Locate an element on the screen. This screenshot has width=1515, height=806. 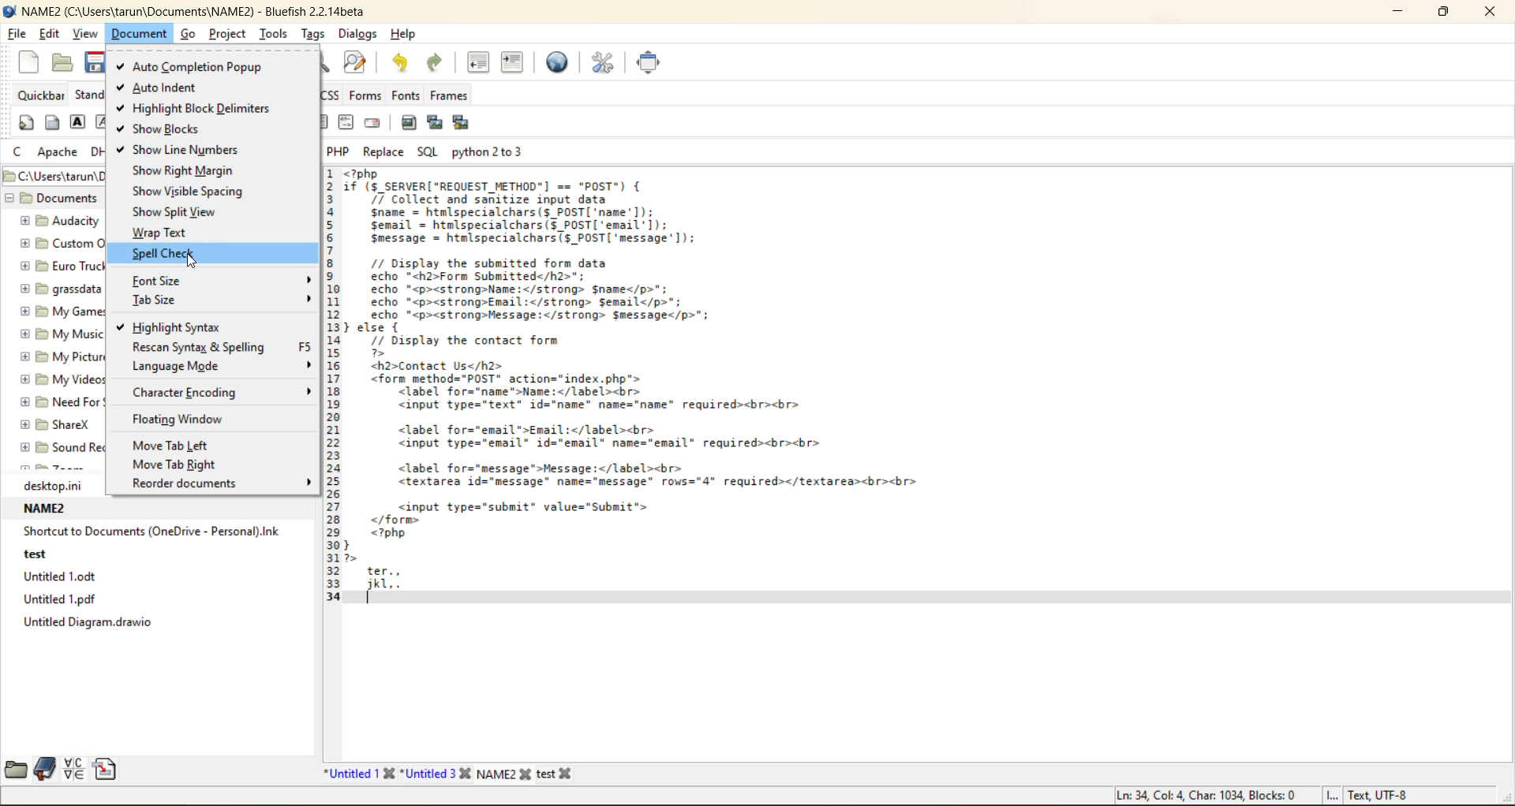
test is located at coordinates (47, 557).